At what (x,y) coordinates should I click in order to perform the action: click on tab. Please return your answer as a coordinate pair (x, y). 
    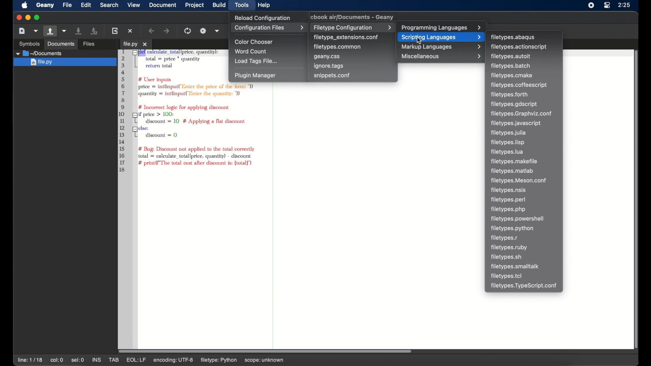
    Looking at the image, I should click on (114, 360).